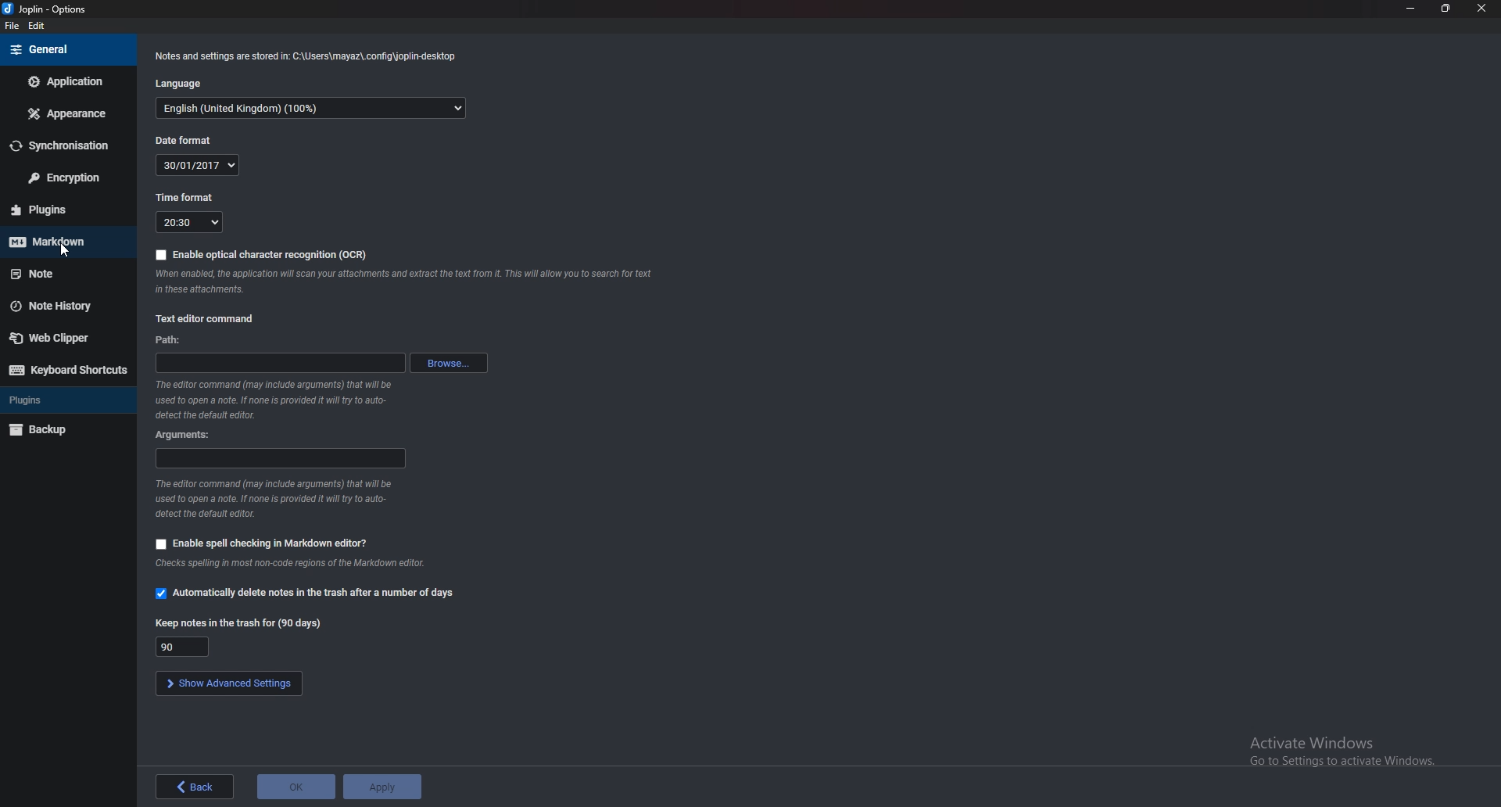  Describe the element at coordinates (188, 435) in the screenshot. I see `Arguments` at that location.